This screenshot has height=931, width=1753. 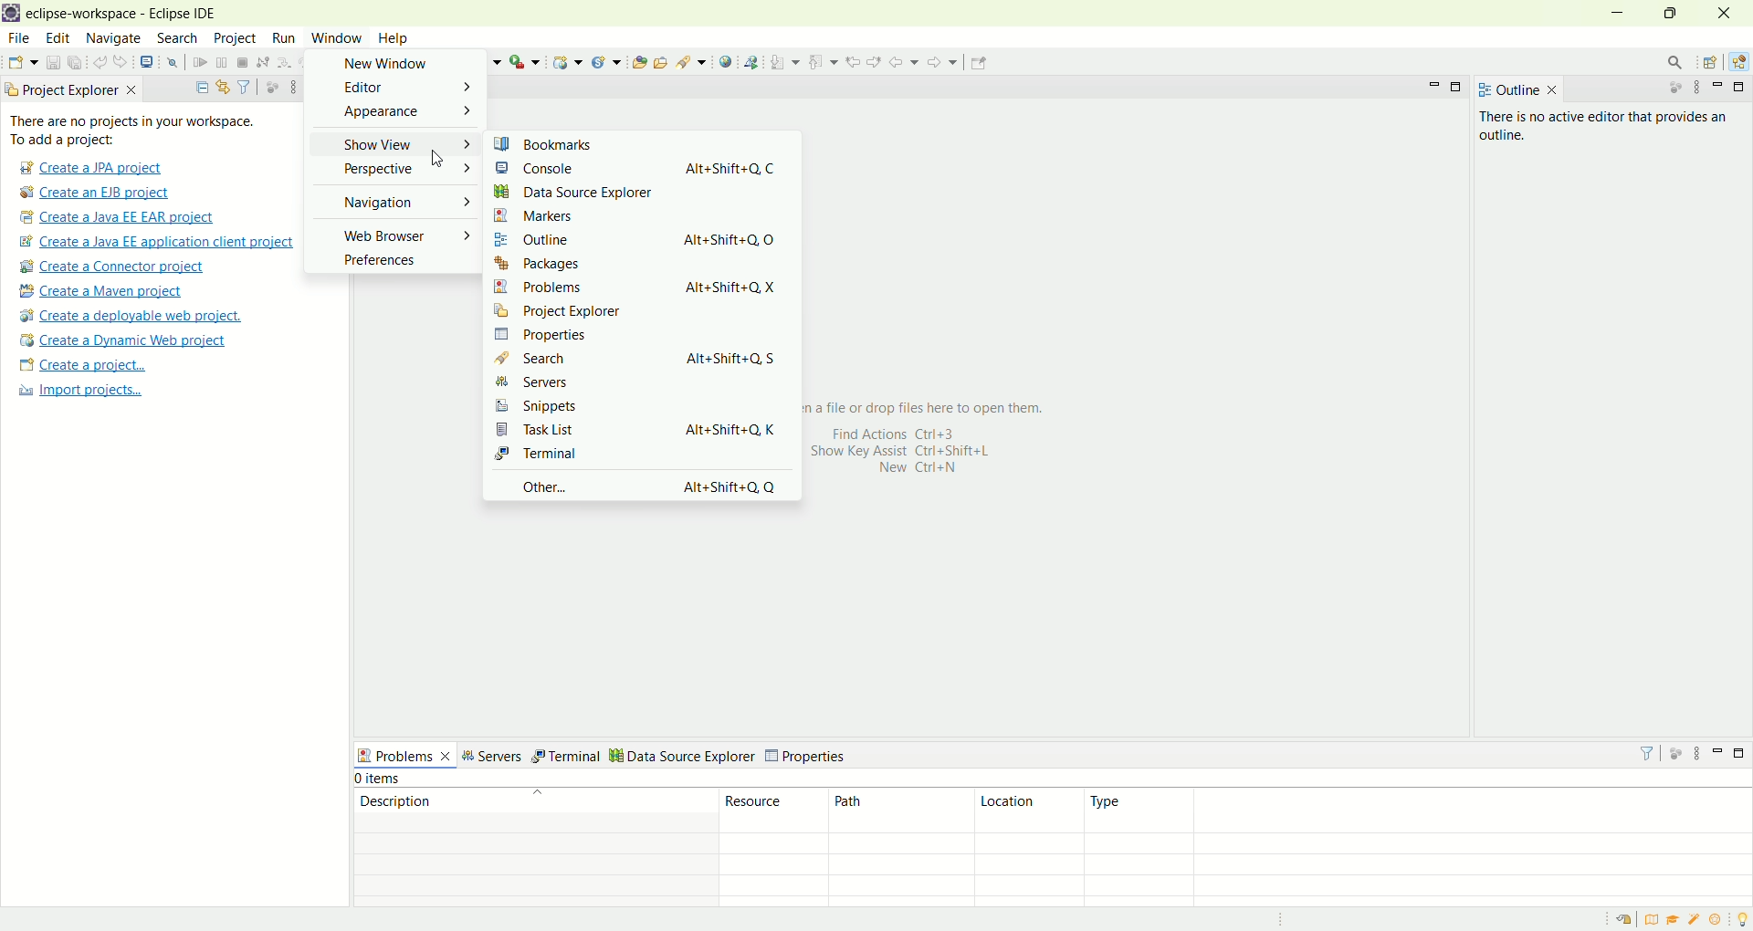 What do you see at coordinates (403, 754) in the screenshot?
I see `problems` at bounding box center [403, 754].